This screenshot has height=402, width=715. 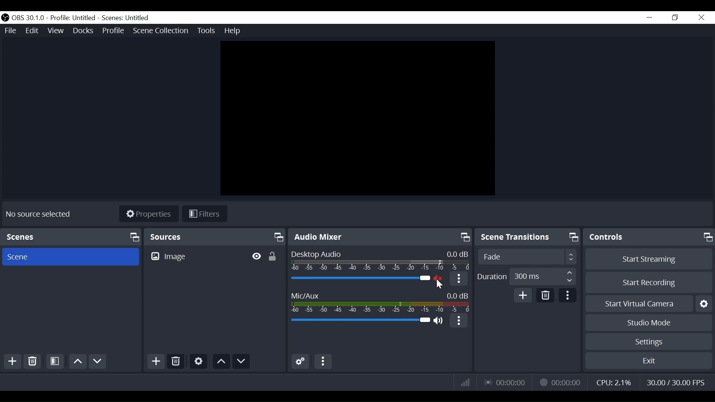 I want to click on Settings, so click(x=648, y=341).